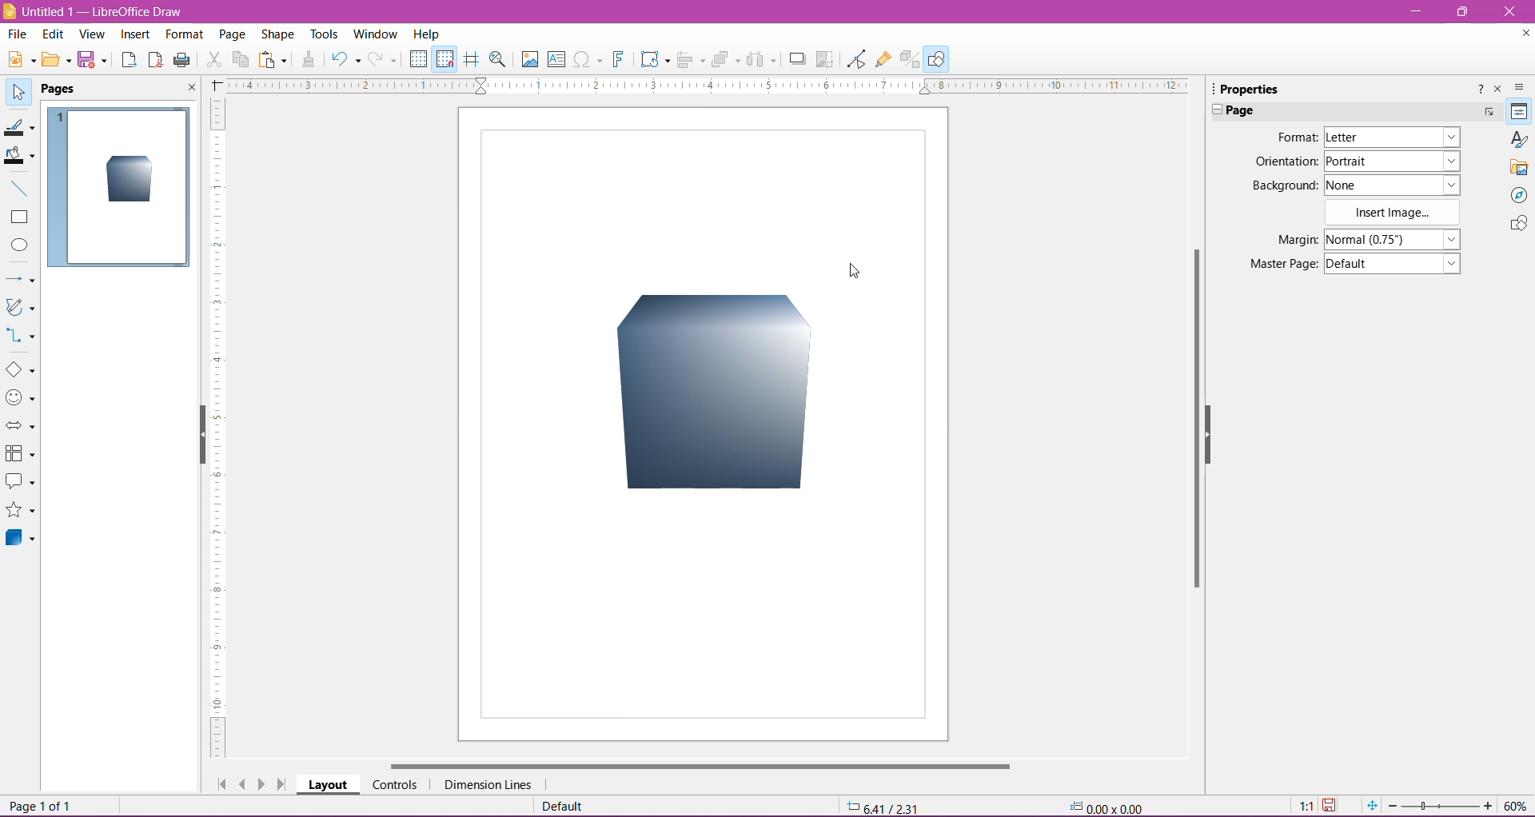 The height and width of the screenshot is (817, 1535). Describe the element at coordinates (274, 61) in the screenshot. I see `Paste` at that location.